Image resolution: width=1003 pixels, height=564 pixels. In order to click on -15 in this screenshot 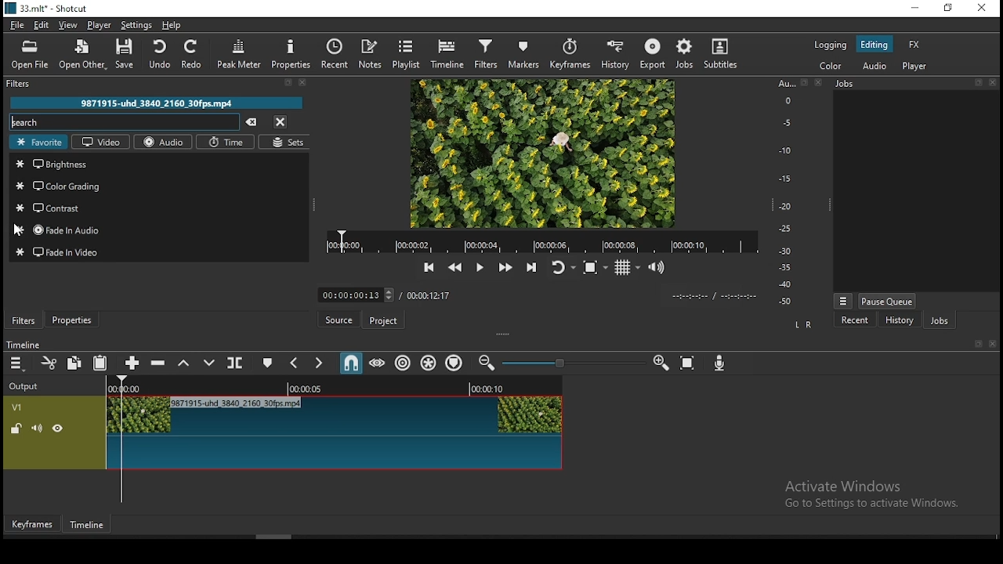, I will do `click(786, 178)`.